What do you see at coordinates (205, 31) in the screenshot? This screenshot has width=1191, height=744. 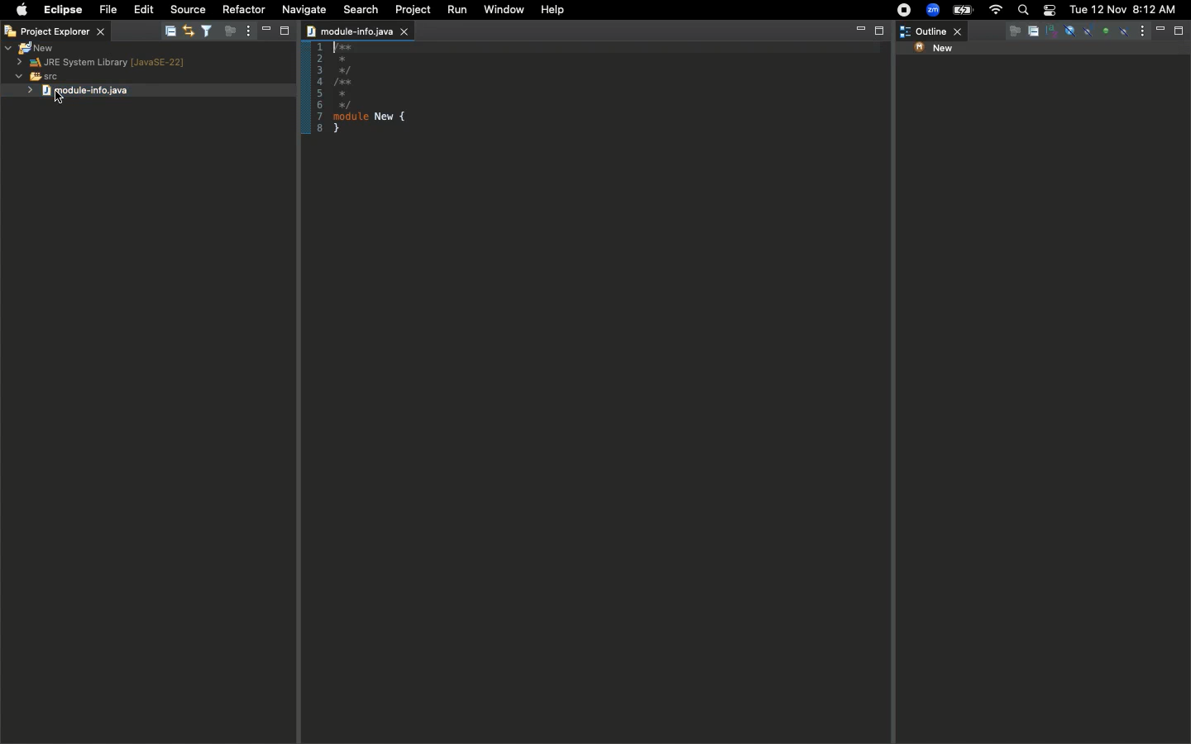 I see `Filter` at bounding box center [205, 31].